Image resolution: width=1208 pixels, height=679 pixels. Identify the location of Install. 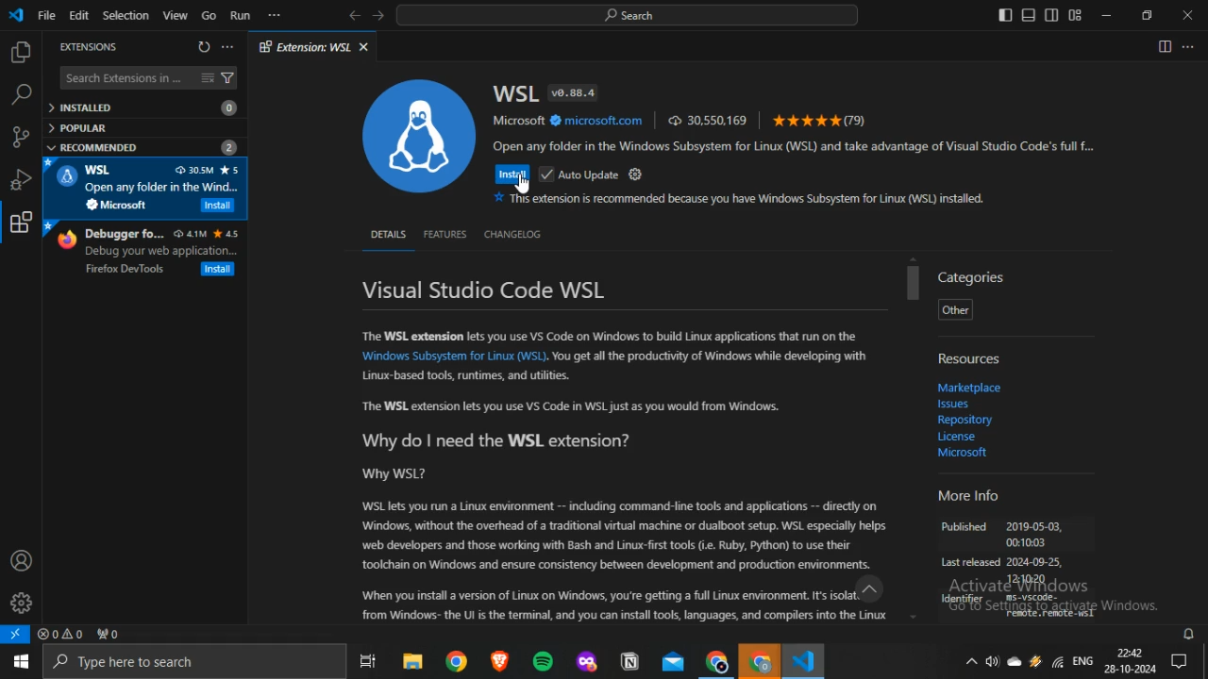
(219, 269).